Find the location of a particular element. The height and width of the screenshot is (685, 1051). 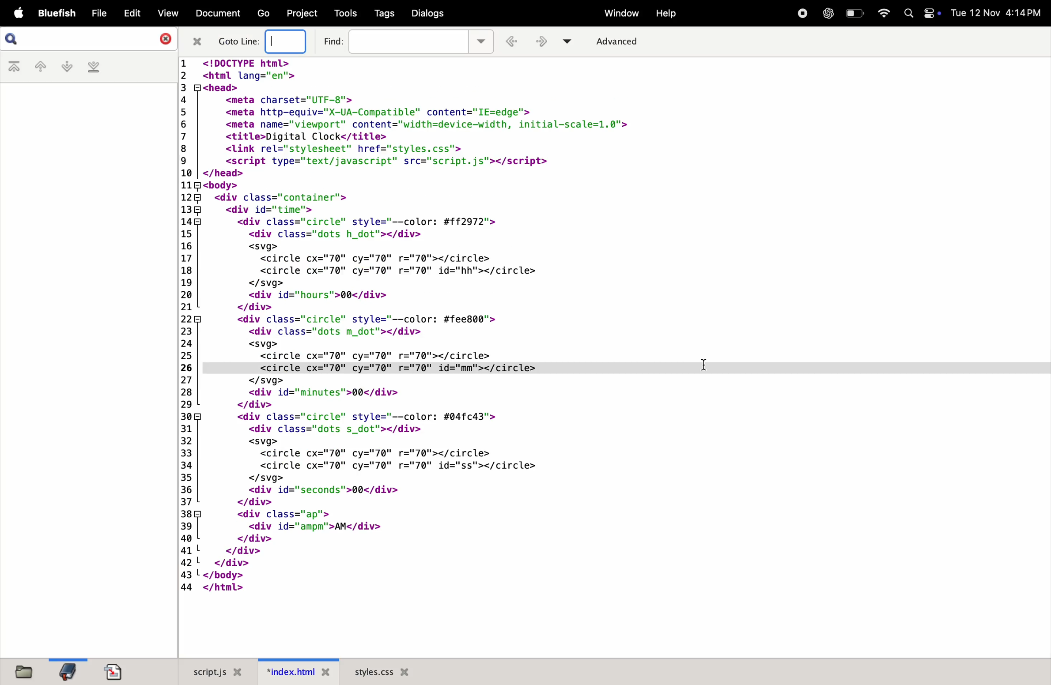

projects is located at coordinates (300, 13).